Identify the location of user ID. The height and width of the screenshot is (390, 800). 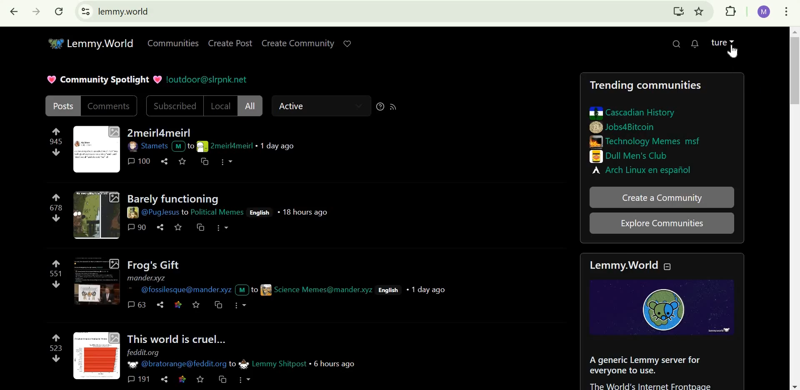
(220, 146).